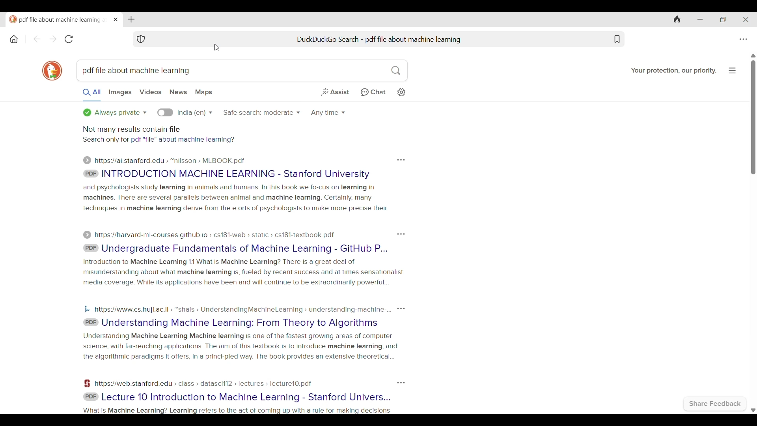 The width and height of the screenshot is (757, 426). I want to click on Introduction to Machine Learning 11 What is Machine Learning? There is a great deal of
misunderstanding about what machine learning is, fueled by recent success and at times sensationalist
media coverage. While its applications have been and will continue to be extraordinarily powerful, so click(244, 272).